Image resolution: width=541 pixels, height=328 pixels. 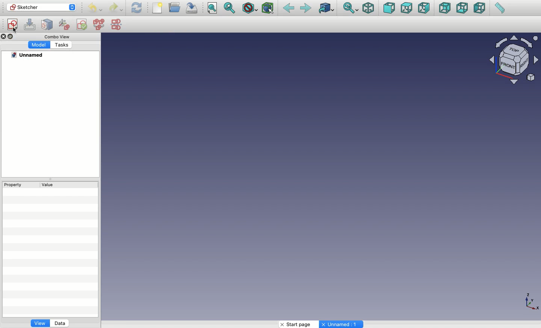 I want to click on , so click(x=62, y=45).